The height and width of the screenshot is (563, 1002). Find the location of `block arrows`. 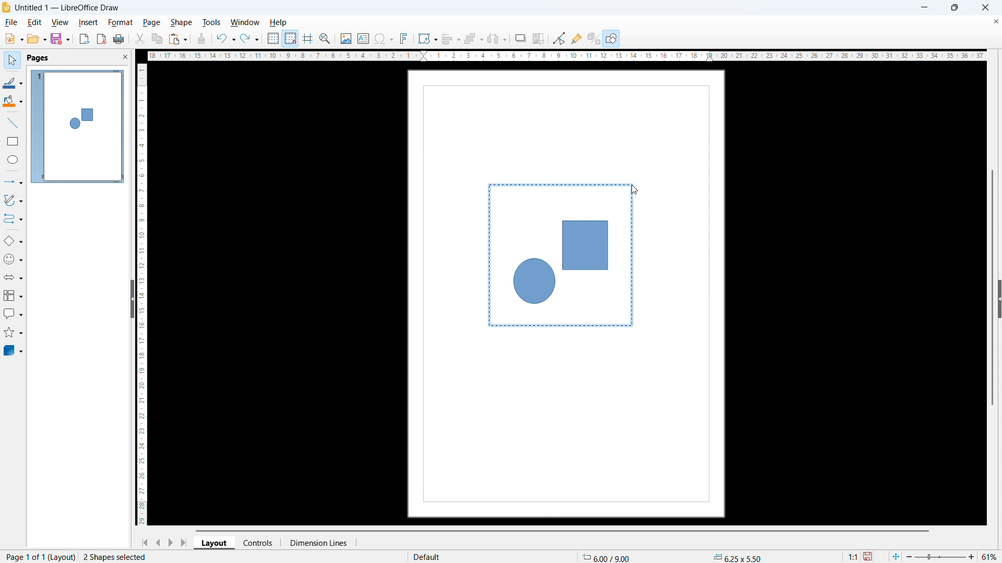

block arrows is located at coordinates (14, 277).